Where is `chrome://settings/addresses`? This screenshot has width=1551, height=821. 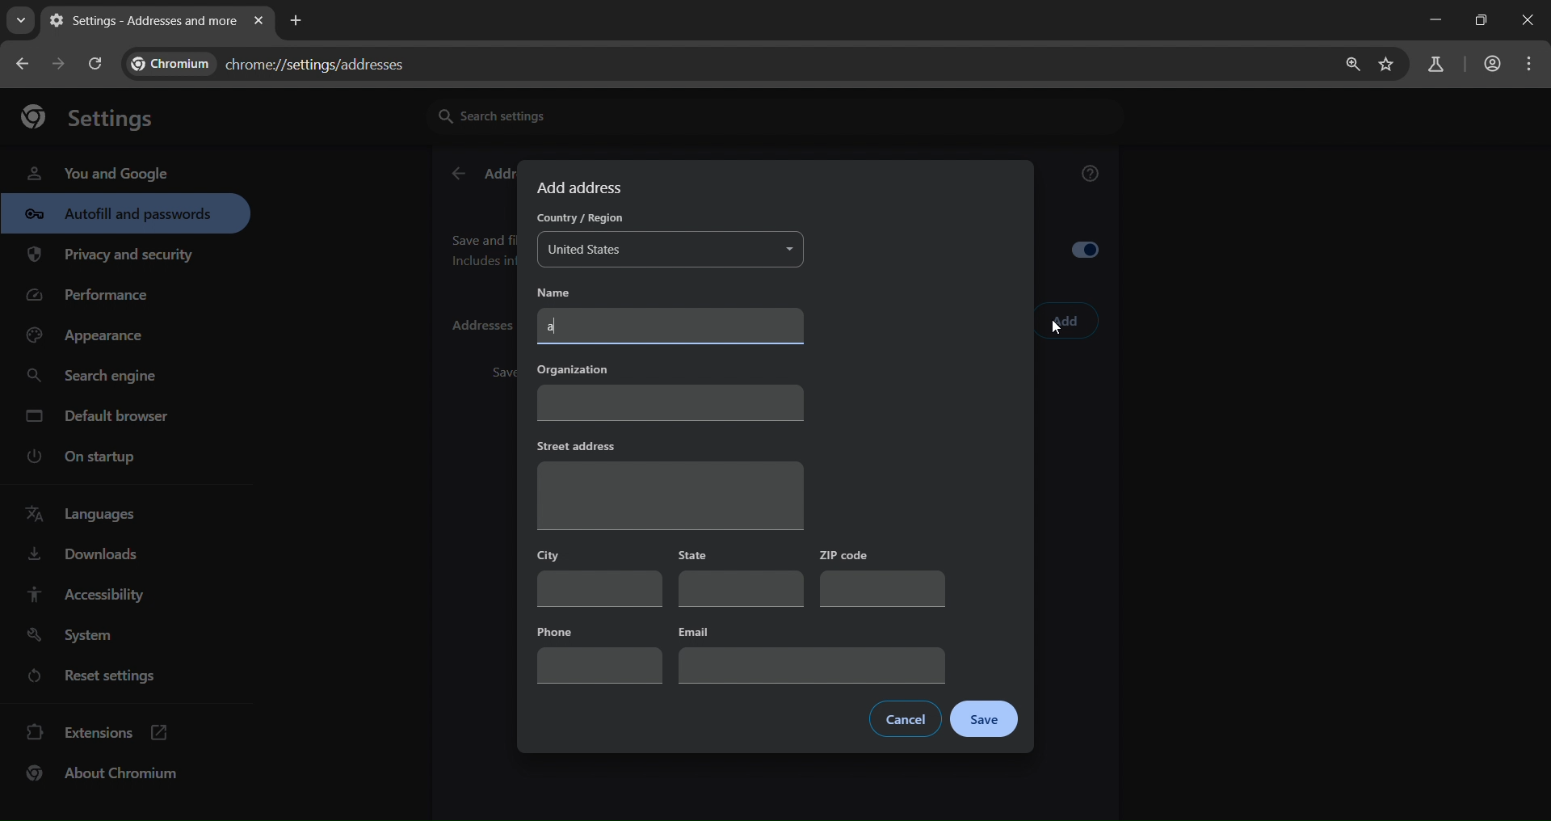
chrome://settings/addresses is located at coordinates (280, 61).